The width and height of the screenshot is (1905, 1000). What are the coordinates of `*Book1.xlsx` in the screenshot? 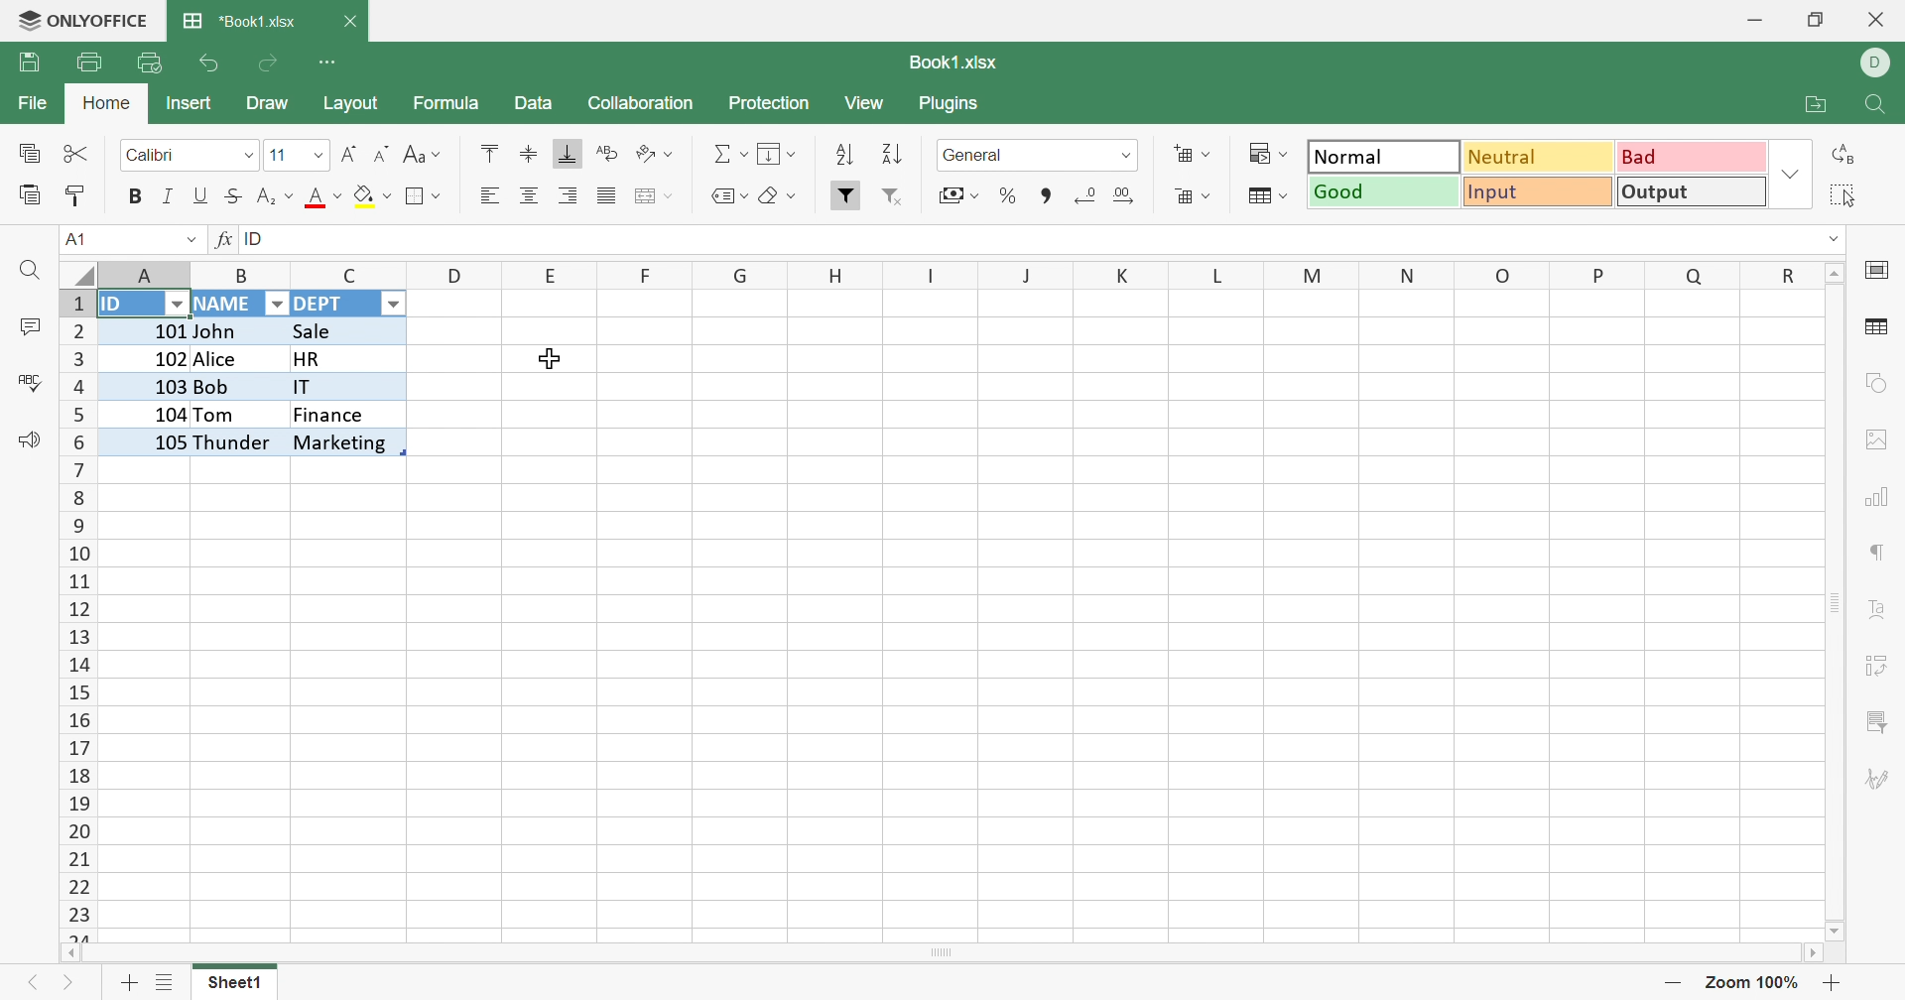 It's located at (242, 23).